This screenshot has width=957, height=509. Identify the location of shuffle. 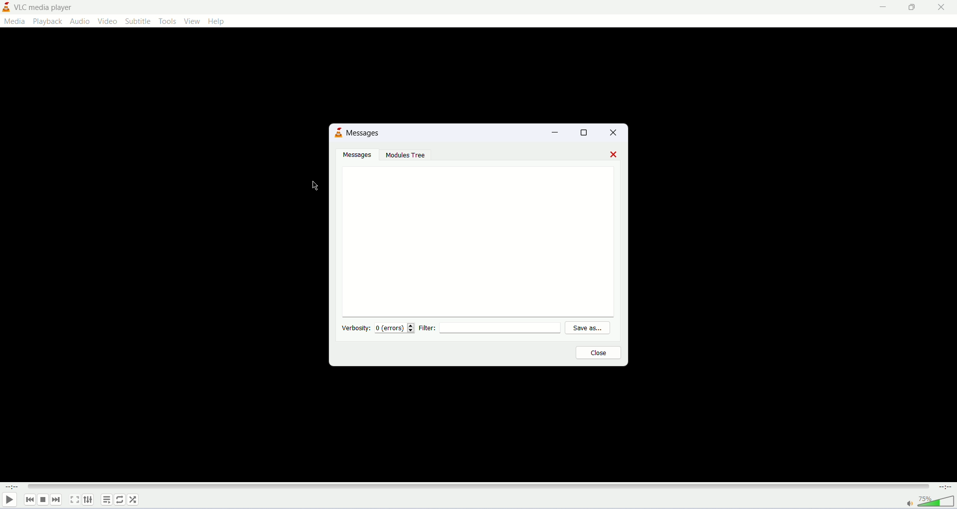
(134, 500).